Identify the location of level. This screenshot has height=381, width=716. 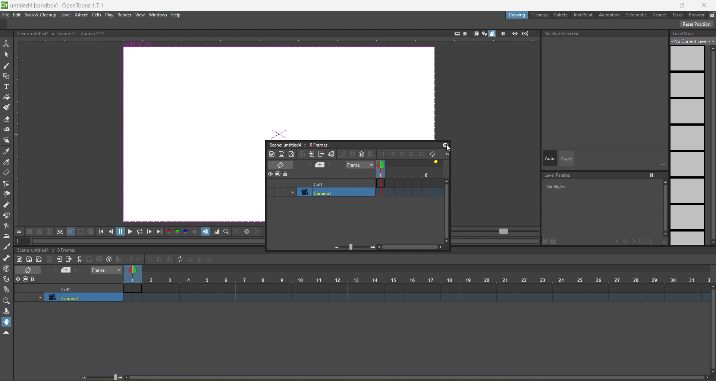
(66, 15).